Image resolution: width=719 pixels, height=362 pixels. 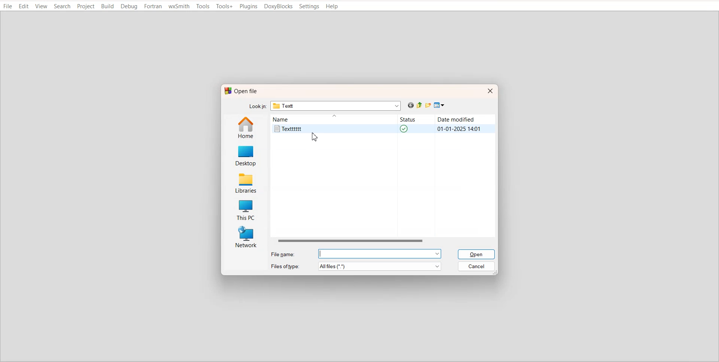 What do you see at coordinates (86, 6) in the screenshot?
I see `Project` at bounding box center [86, 6].